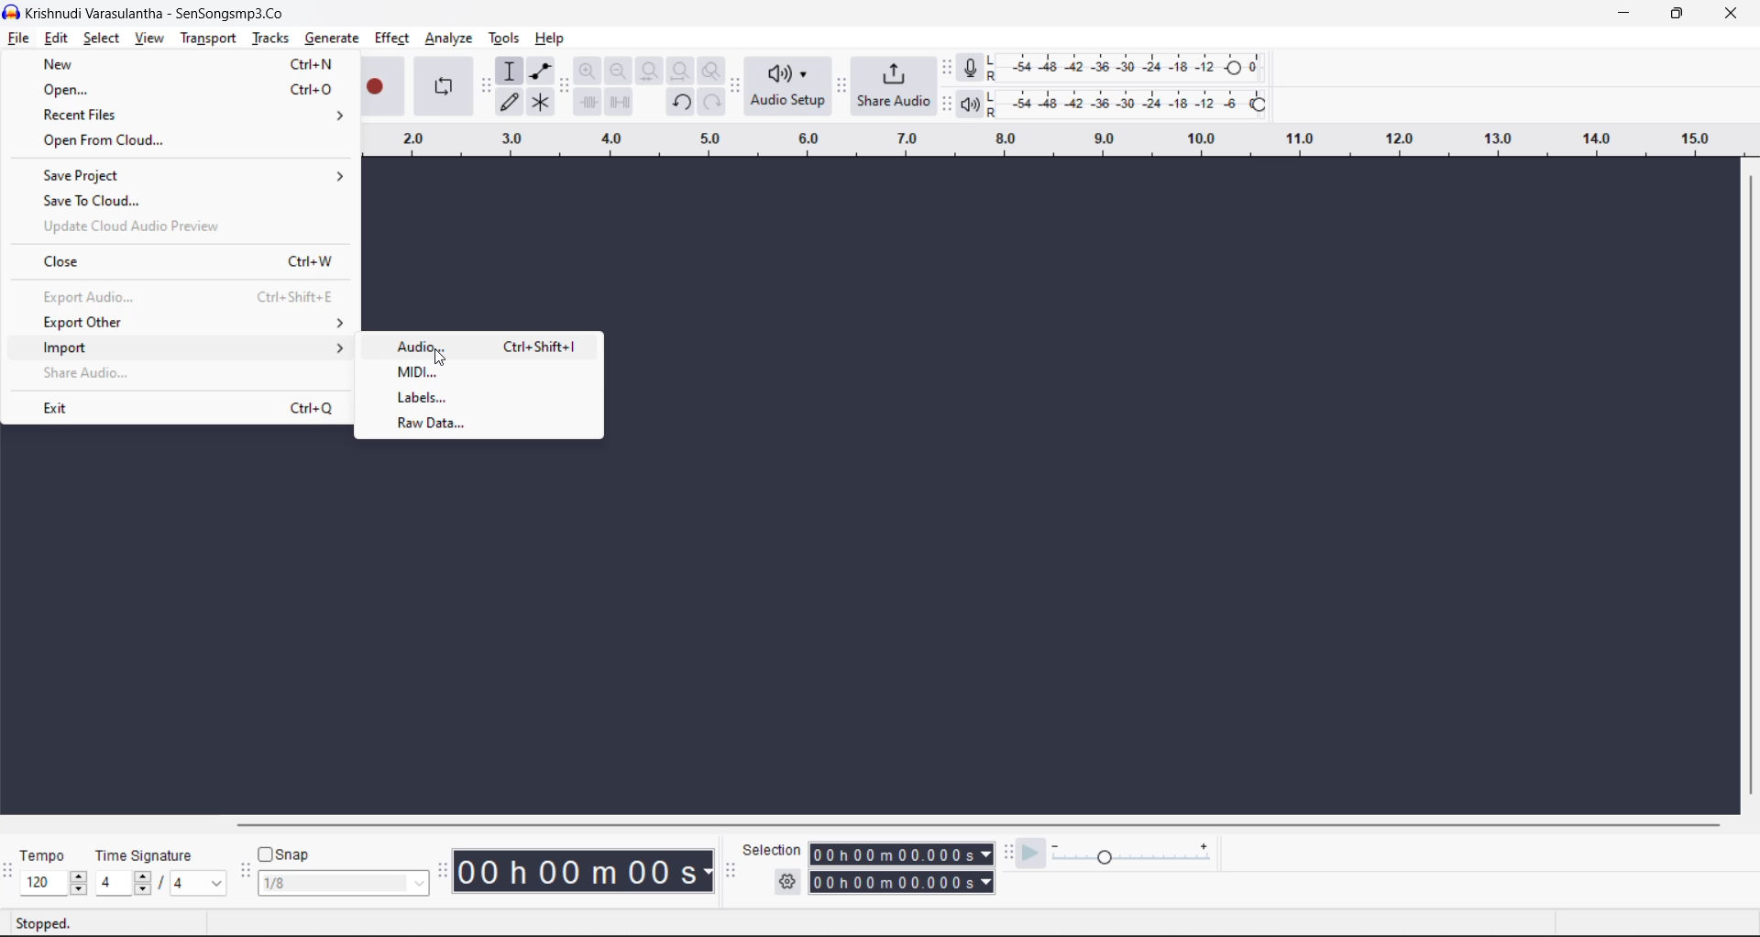 Image resolution: width=1760 pixels, height=937 pixels. What do you see at coordinates (452, 39) in the screenshot?
I see `analyze` at bounding box center [452, 39].